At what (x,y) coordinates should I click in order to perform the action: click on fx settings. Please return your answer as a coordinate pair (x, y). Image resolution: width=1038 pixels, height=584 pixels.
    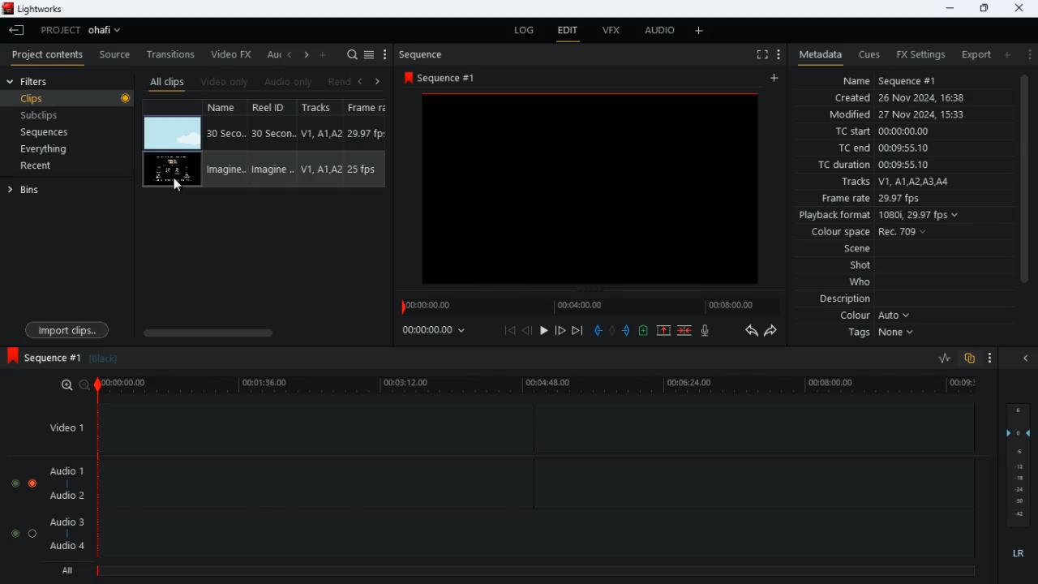
    Looking at the image, I should click on (919, 53).